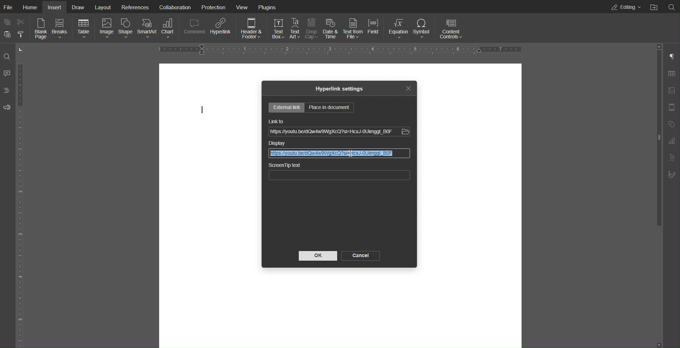 This screenshot has height=348, width=680. Describe the element at coordinates (276, 121) in the screenshot. I see `Link to` at that location.